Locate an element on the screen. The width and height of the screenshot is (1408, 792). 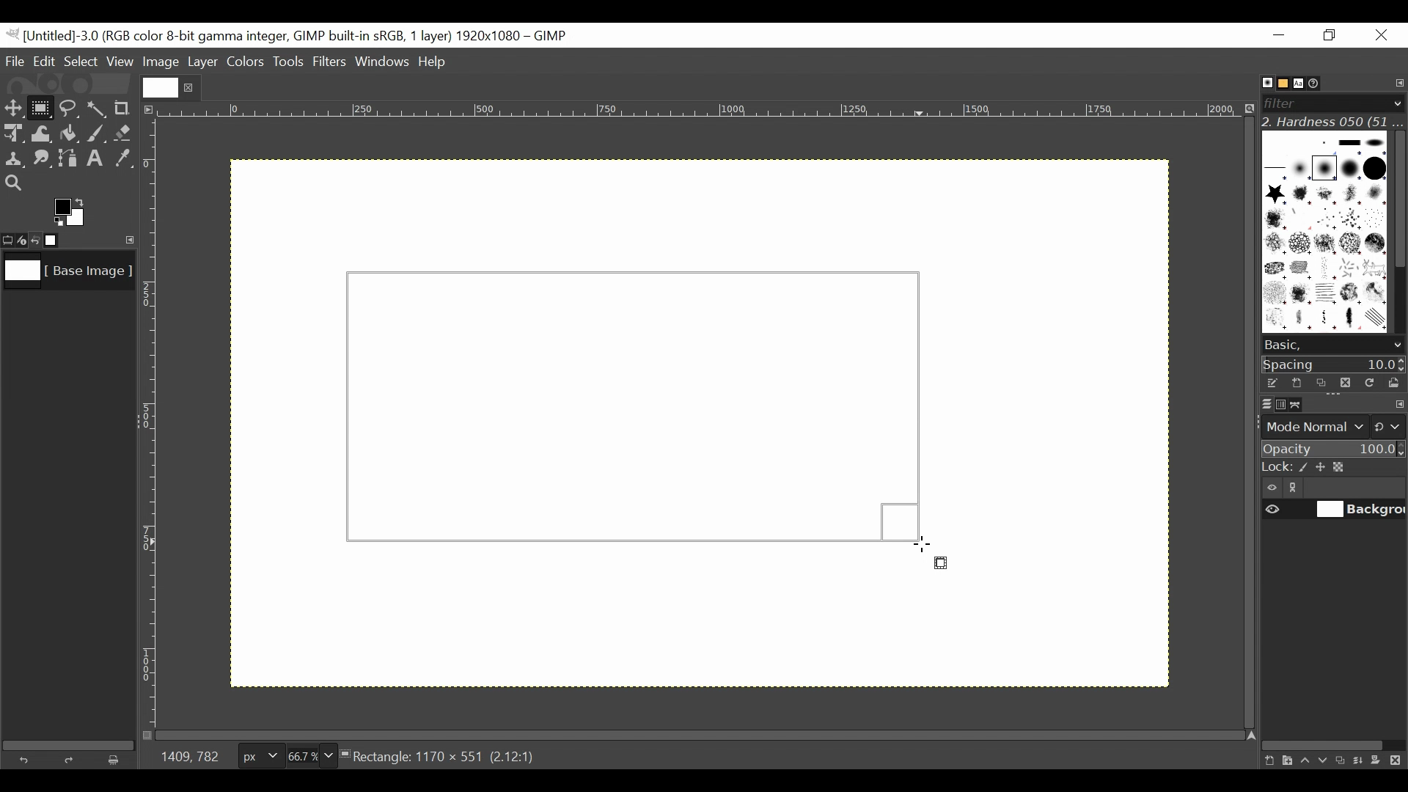
Image is located at coordinates (161, 62).